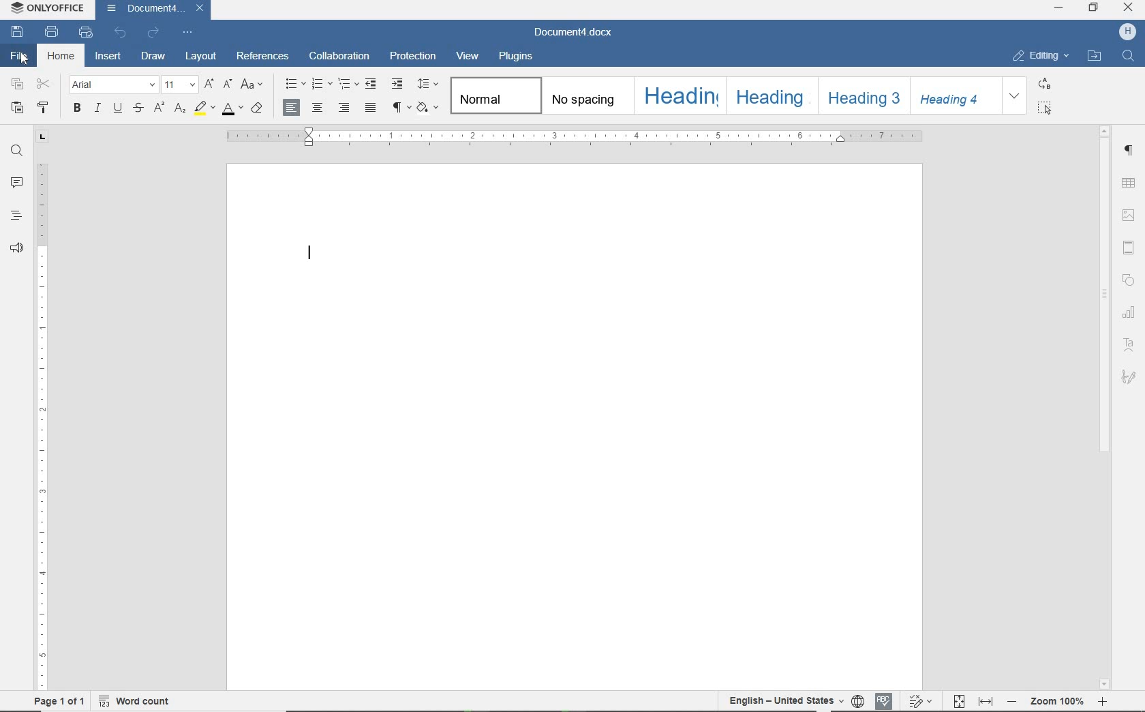  Describe the element at coordinates (428, 85) in the screenshot. I see `paragraph line spacing` at that location.